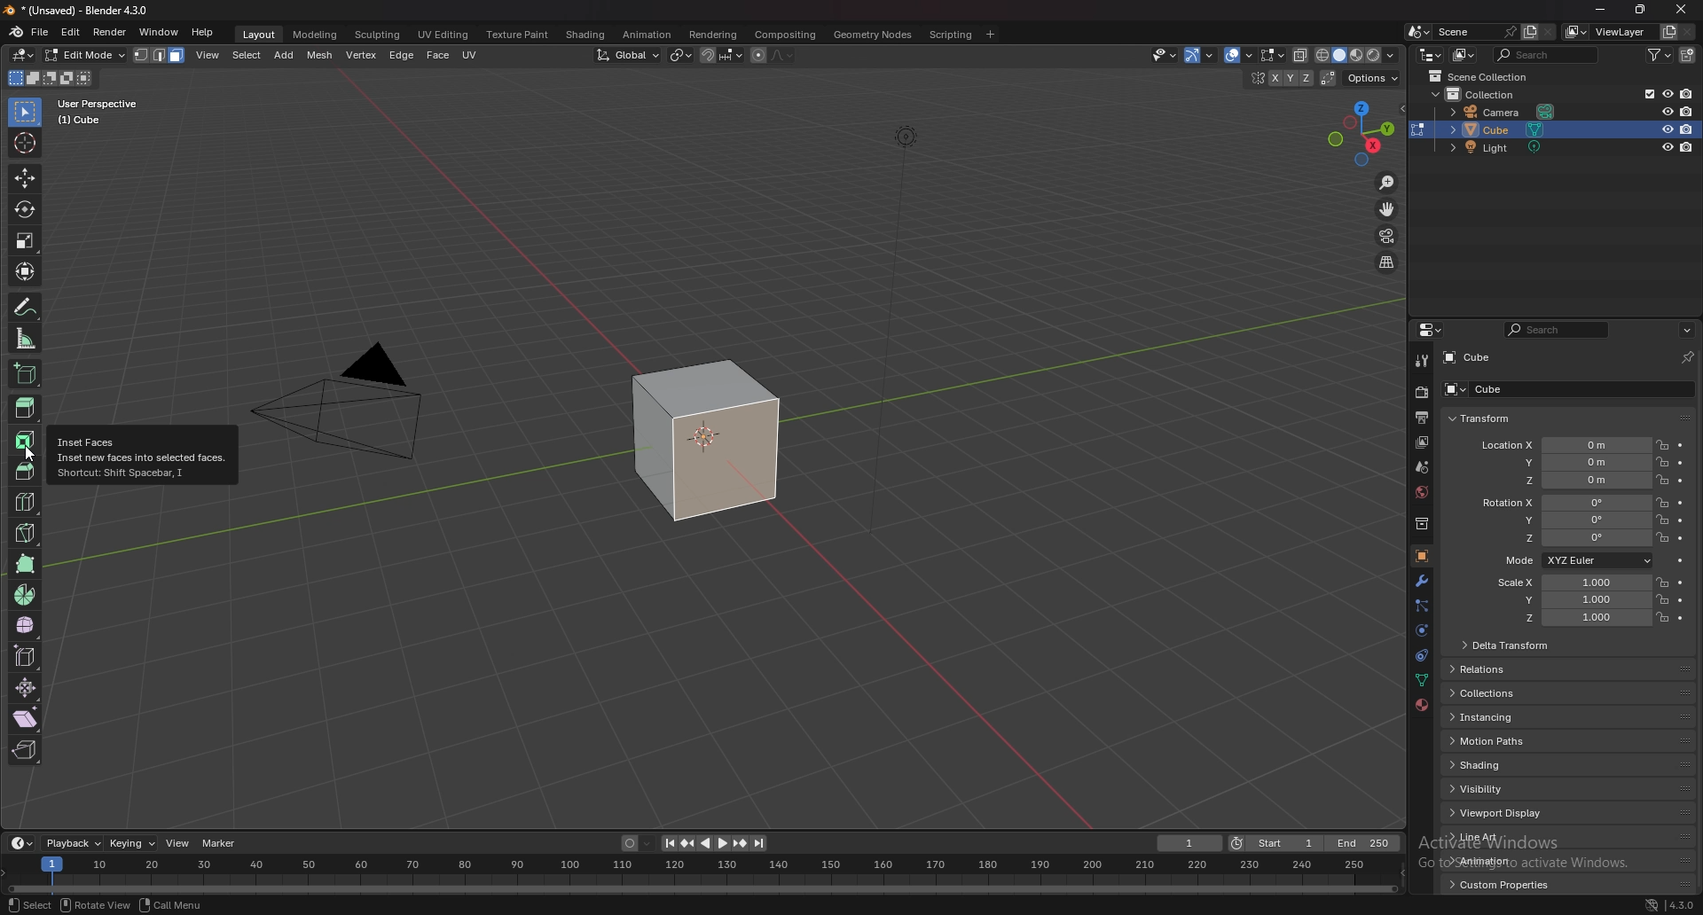 This screenshot has height=915, width=1703. Describe the element at coordinates (133, 843) in the screenshot. I see `keying` at that location.